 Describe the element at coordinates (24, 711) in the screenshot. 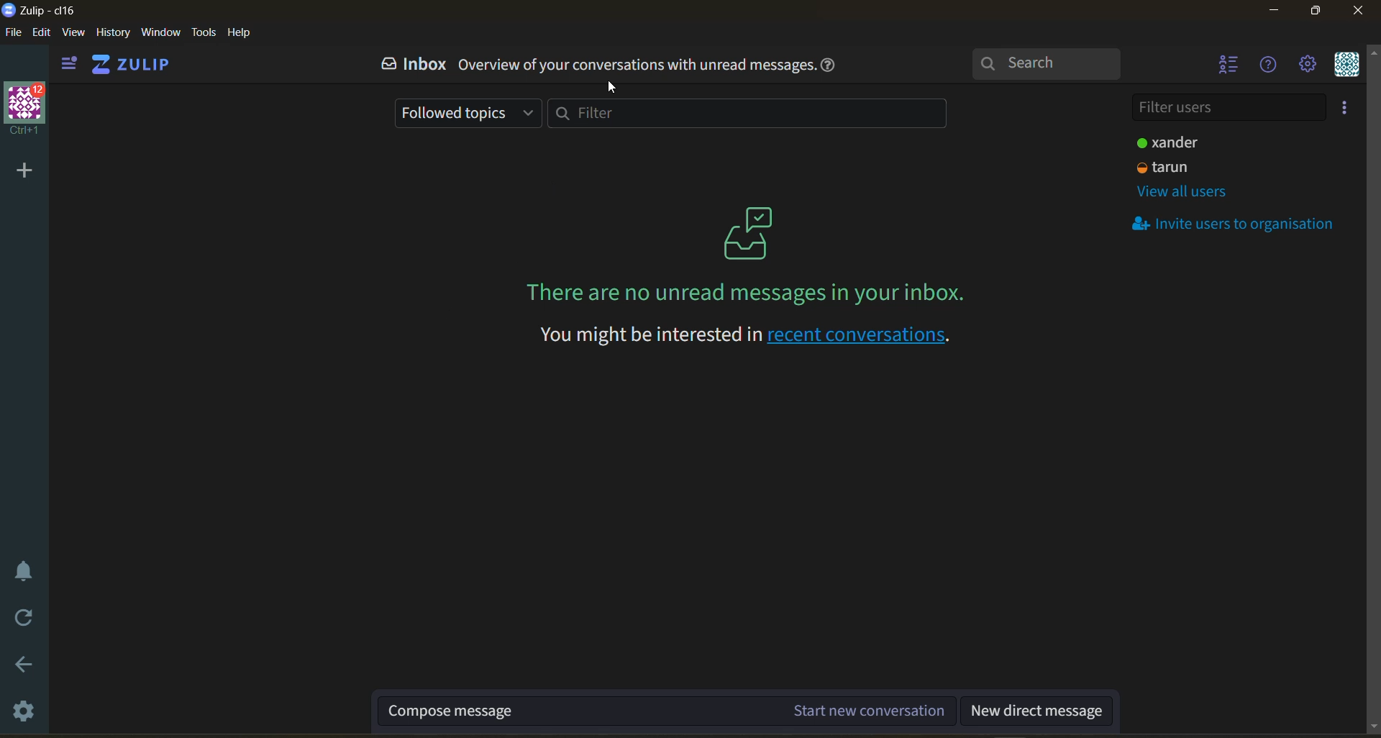

I see `settings` at that location.